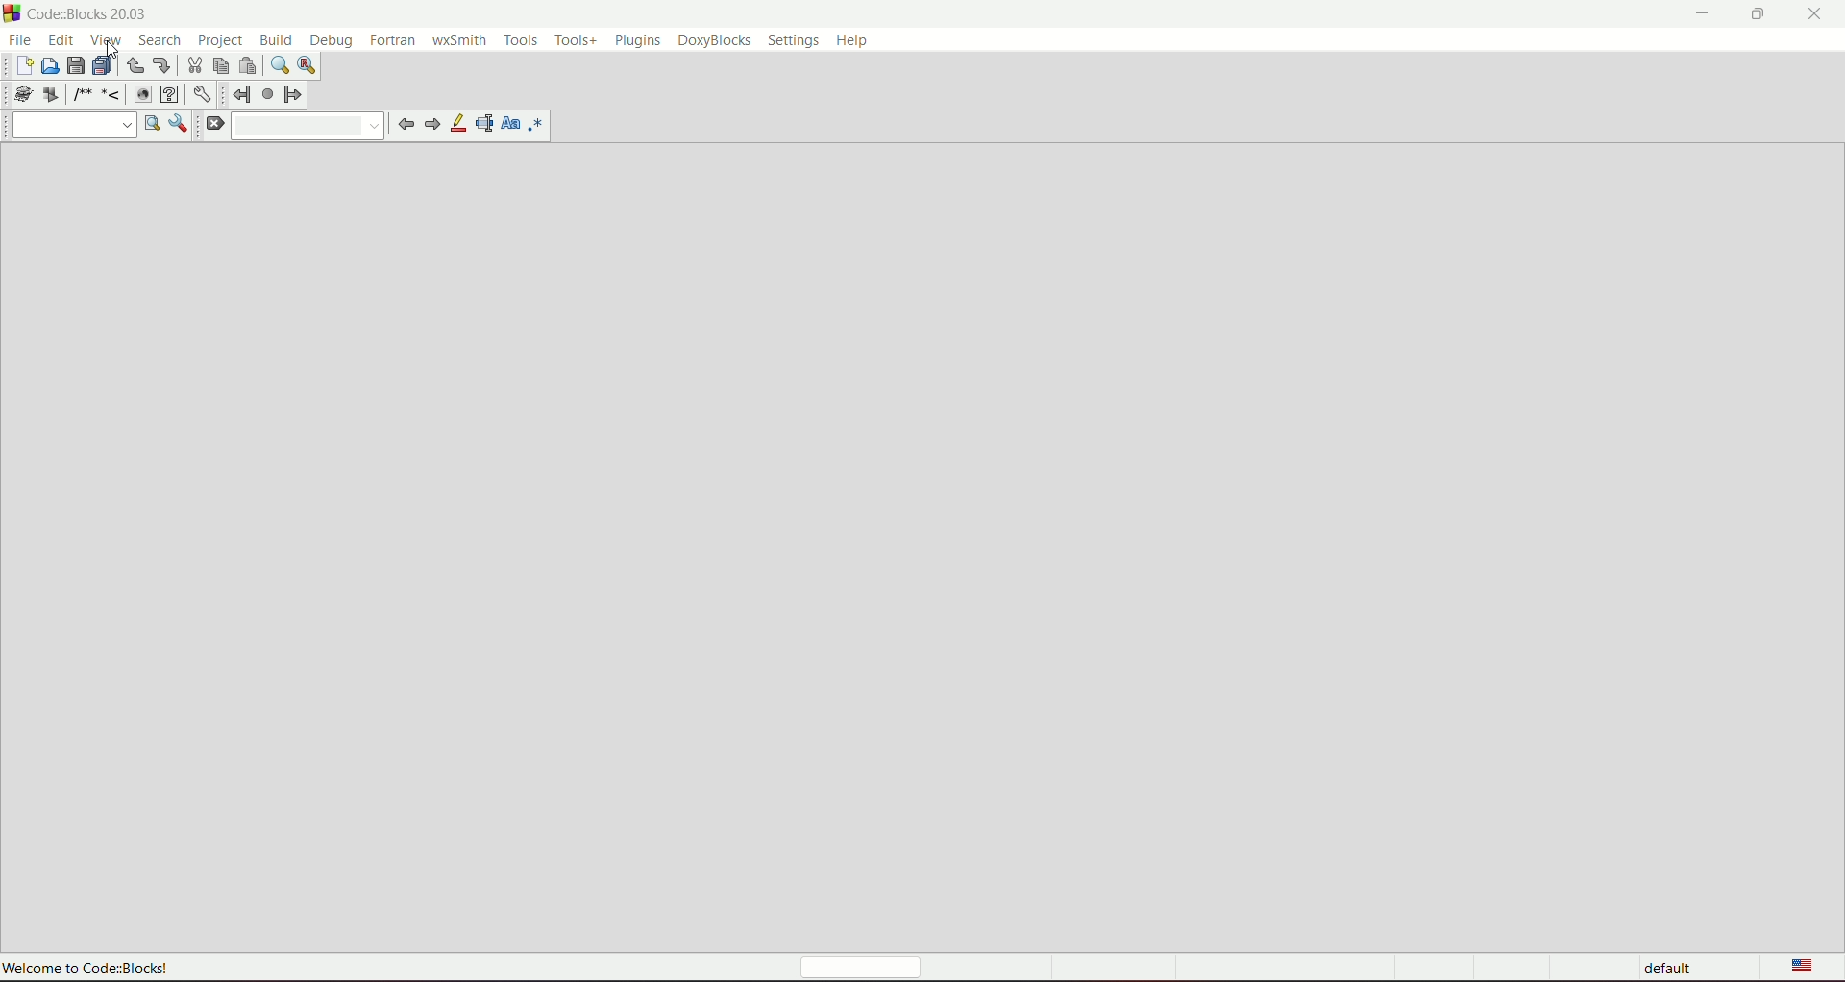  I want to click on Cursor, so click(112, 50).